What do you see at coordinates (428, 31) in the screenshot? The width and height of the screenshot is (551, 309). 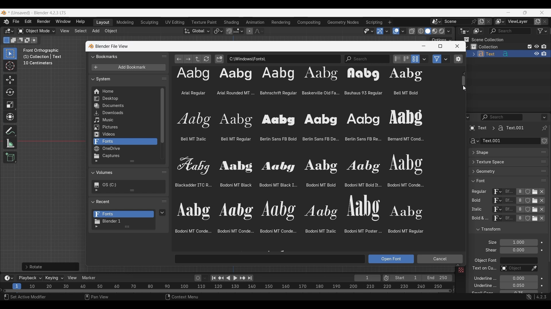 I see `Viewport shading, solid` at bounding box center [428, 31].